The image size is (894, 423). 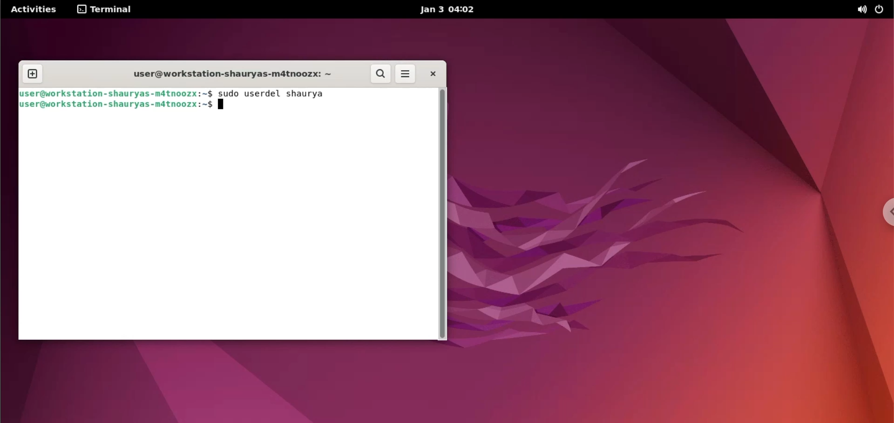 What do you see at coordinates (442, 214) in the screenshot?
I see `scrollbar` at bounding box center [442, 214].